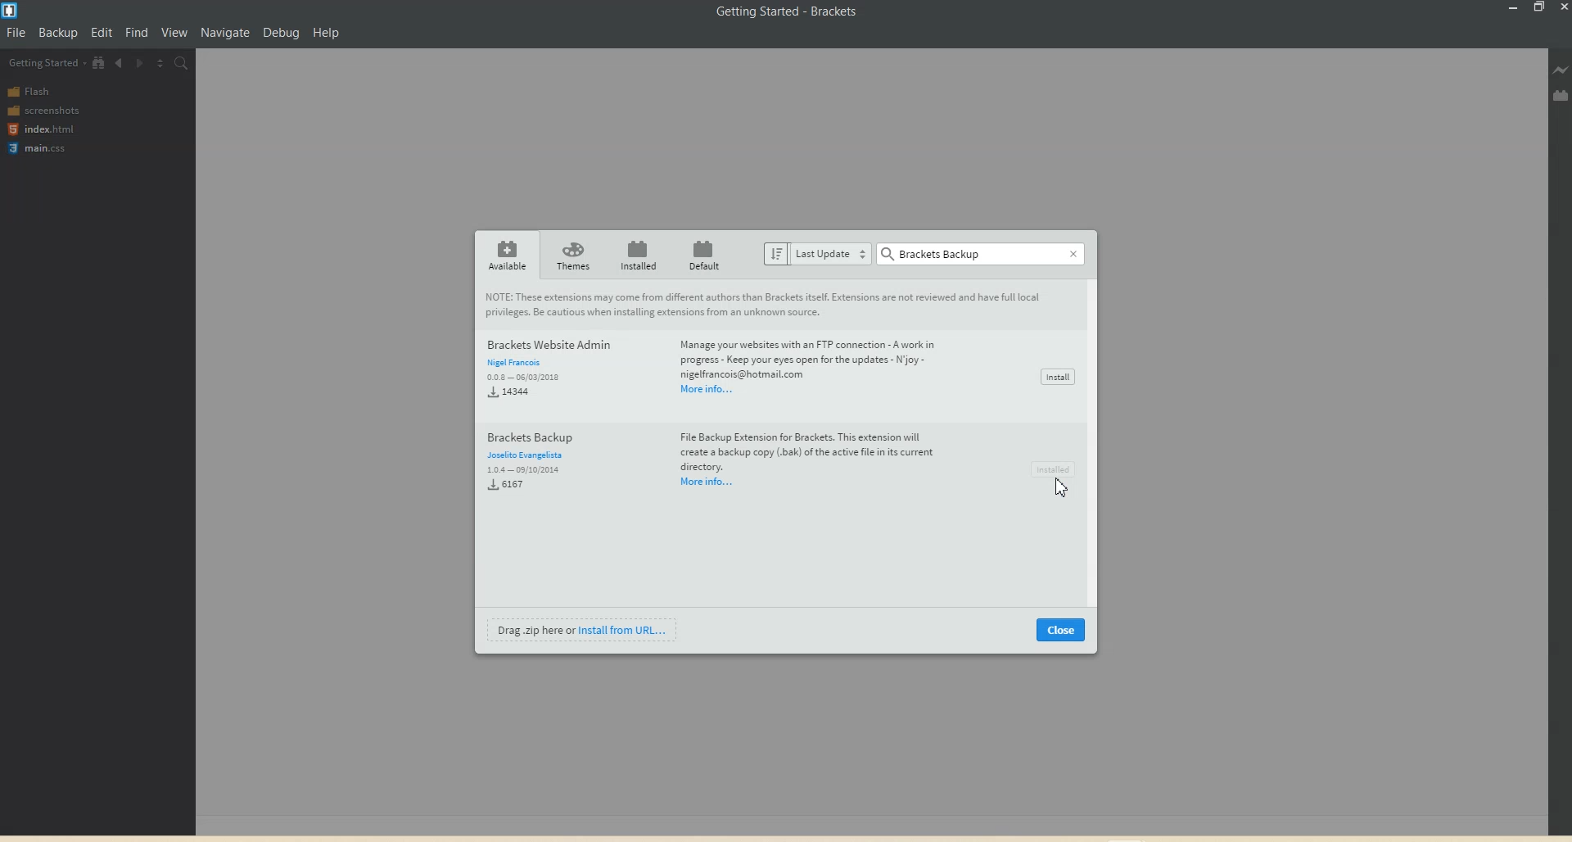 The width and height of the screenshot is (1572, 842). Describe the element at coordinates (59, 30) in the screenshot. I see `Backup` at that location.